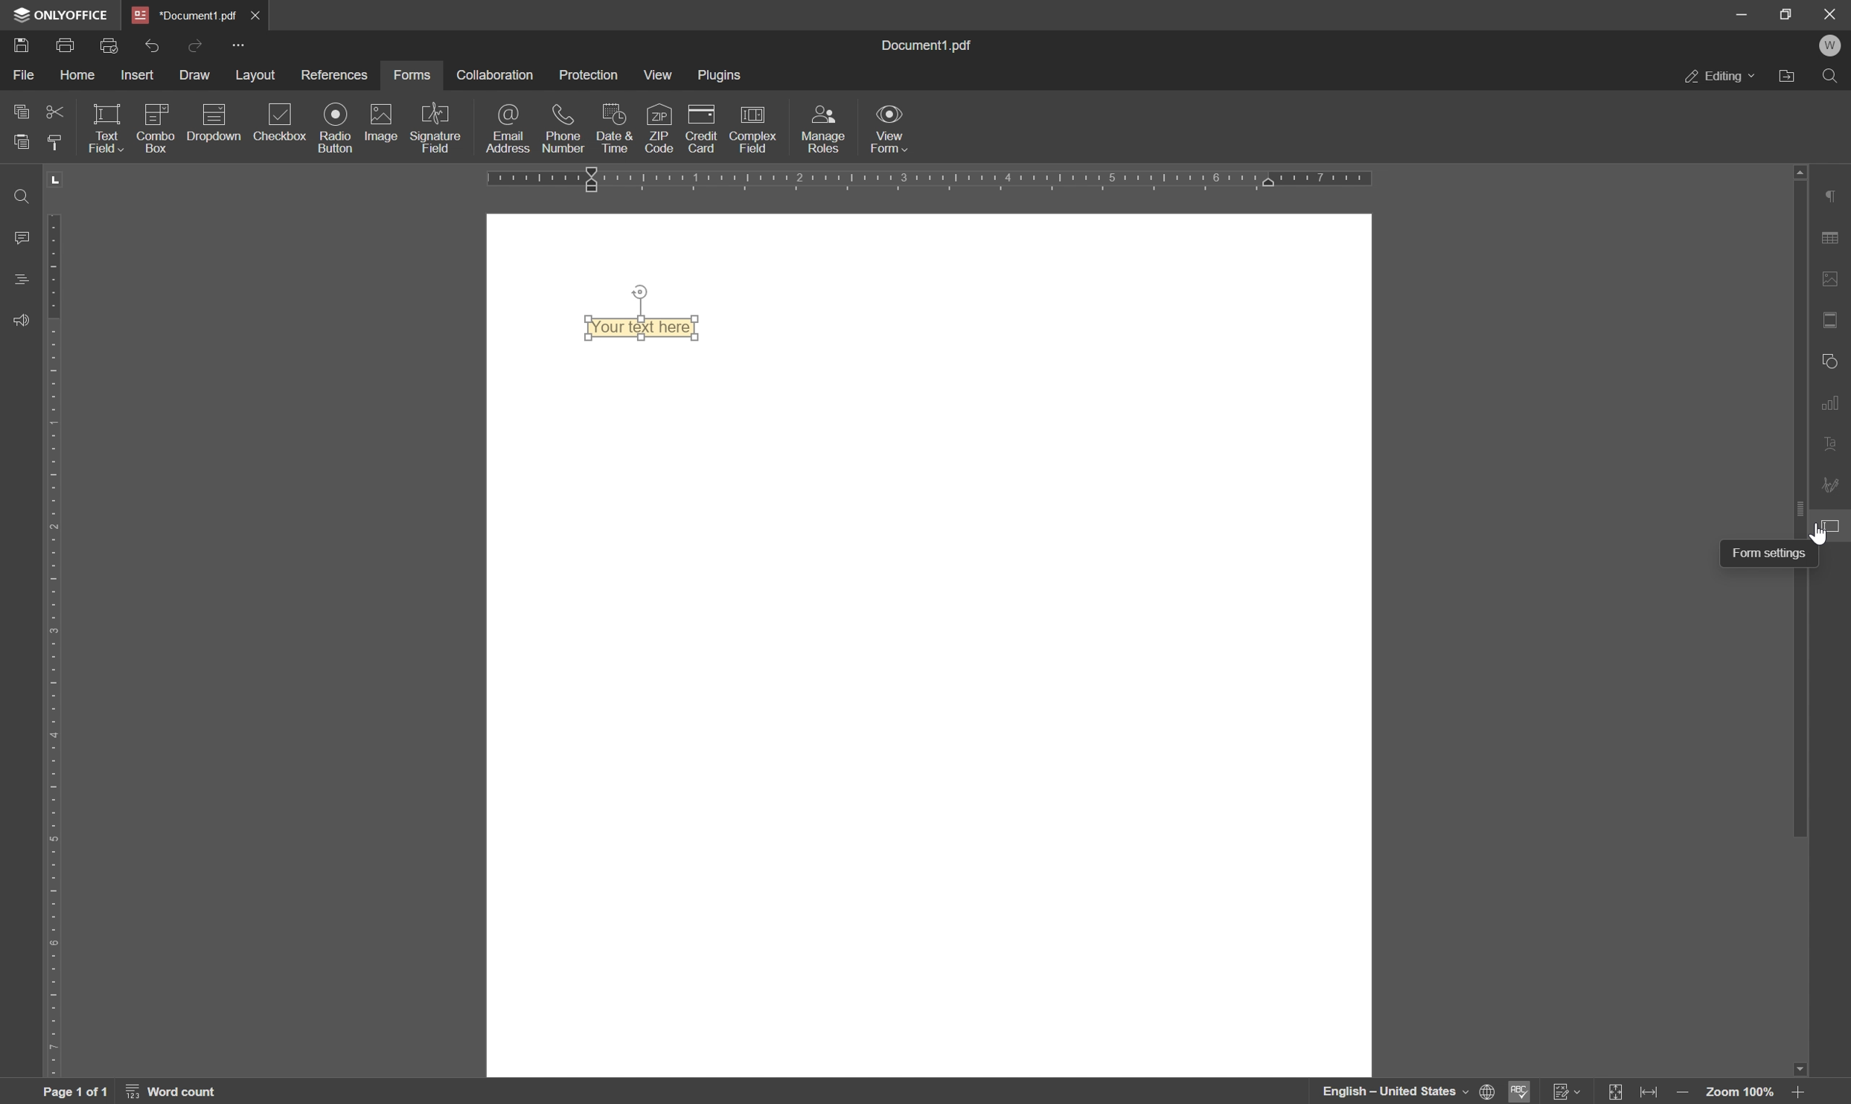  What do you see at coordinates (614, 129) in the screenshot?
I see `date and time` at bounding box center [614, 129].